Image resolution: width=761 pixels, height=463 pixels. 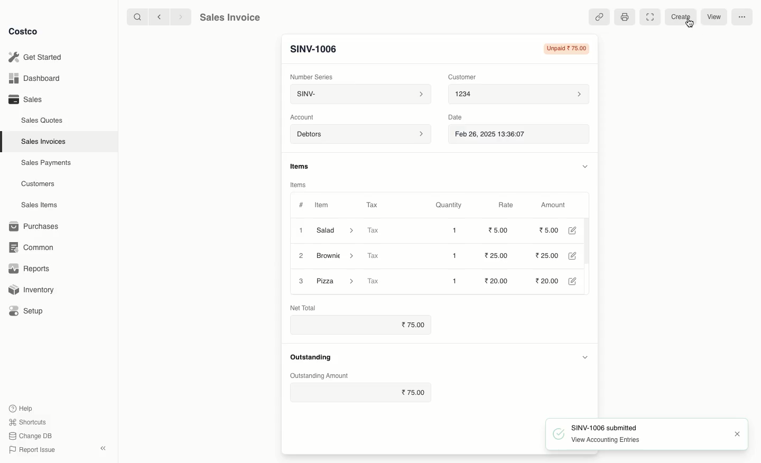 What do you see at coordinates (22, 408) in the screenshot?
I see `Help` at bounding box center [22, 408].